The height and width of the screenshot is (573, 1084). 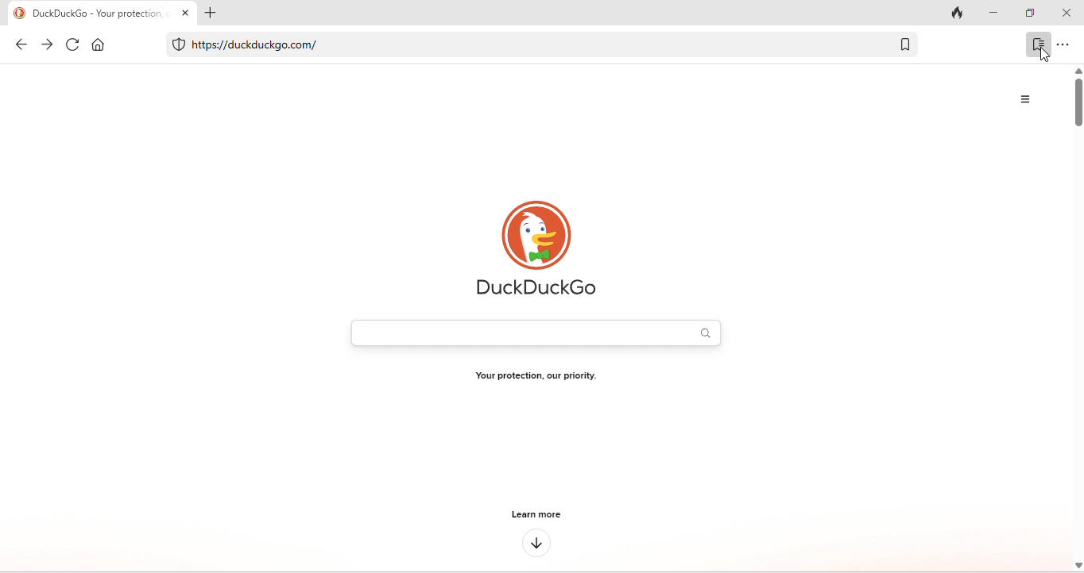 I want to click on vertical scroll bar, so click(x=1077, y=97).